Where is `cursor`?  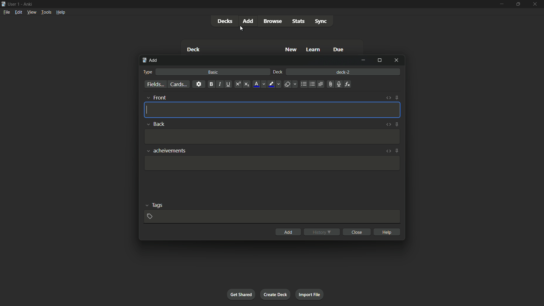
cursor is located at coordinates (241, 29).